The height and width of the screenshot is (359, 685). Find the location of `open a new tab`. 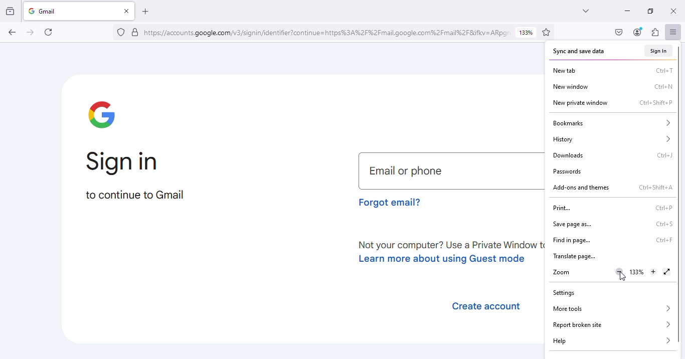

open a new tab is located at coordinates (145, 12).